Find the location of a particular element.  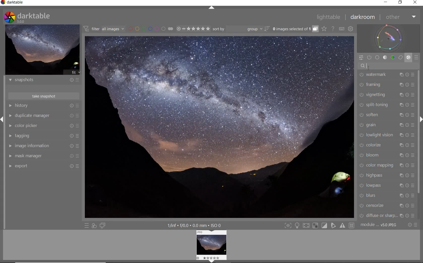

FRAMING is located at coordinates (372, 84).